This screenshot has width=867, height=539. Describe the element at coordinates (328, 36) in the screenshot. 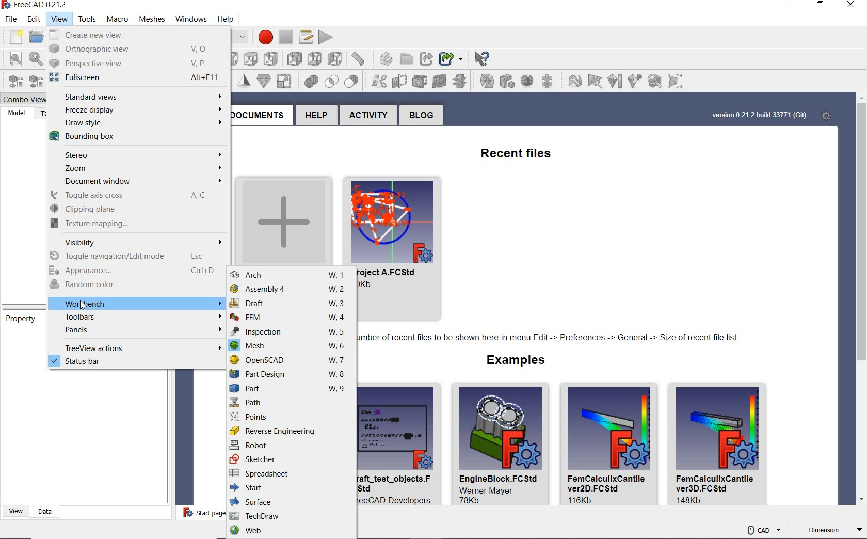

I see `execute macro` at that location.